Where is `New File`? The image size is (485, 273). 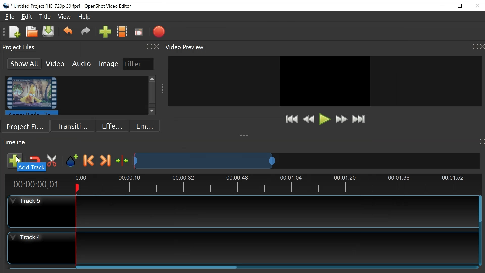 New File is located at coordinates (48, 32).